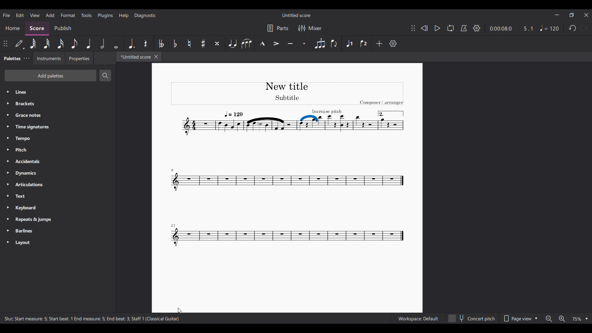  I want to click on Half note, so click(102, 43).